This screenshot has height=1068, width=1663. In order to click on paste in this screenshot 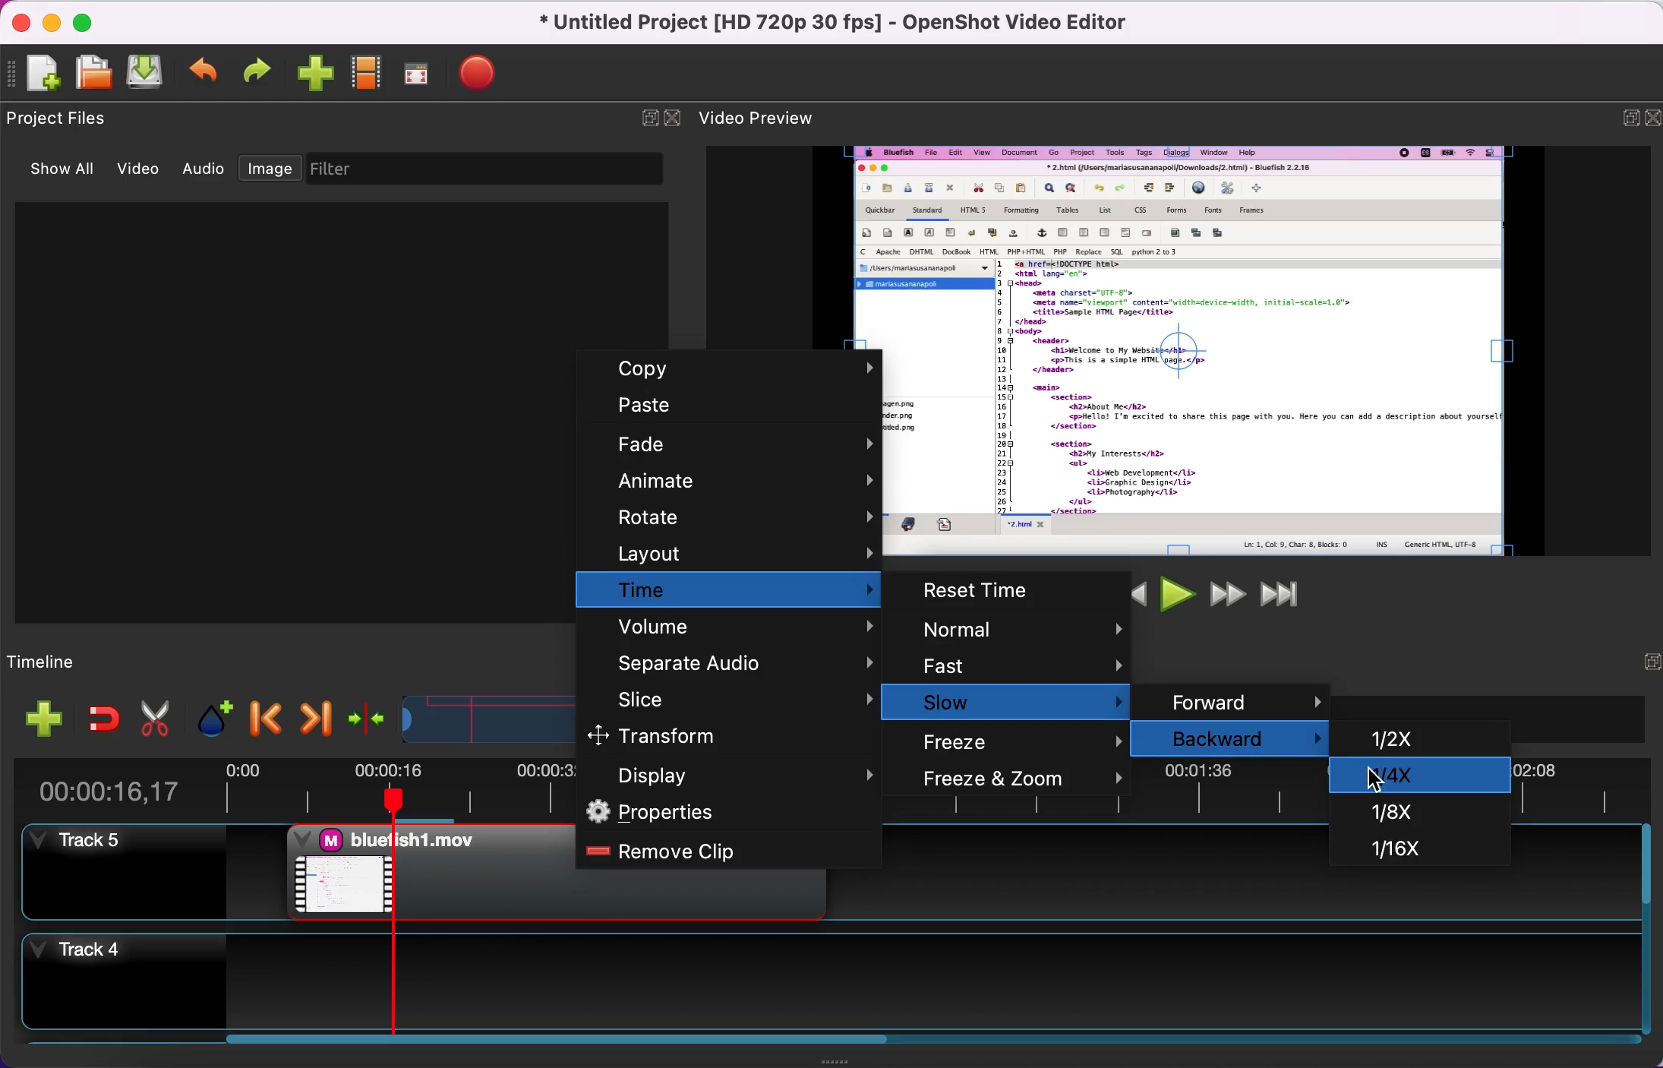, I will do `click(731, 405)`.